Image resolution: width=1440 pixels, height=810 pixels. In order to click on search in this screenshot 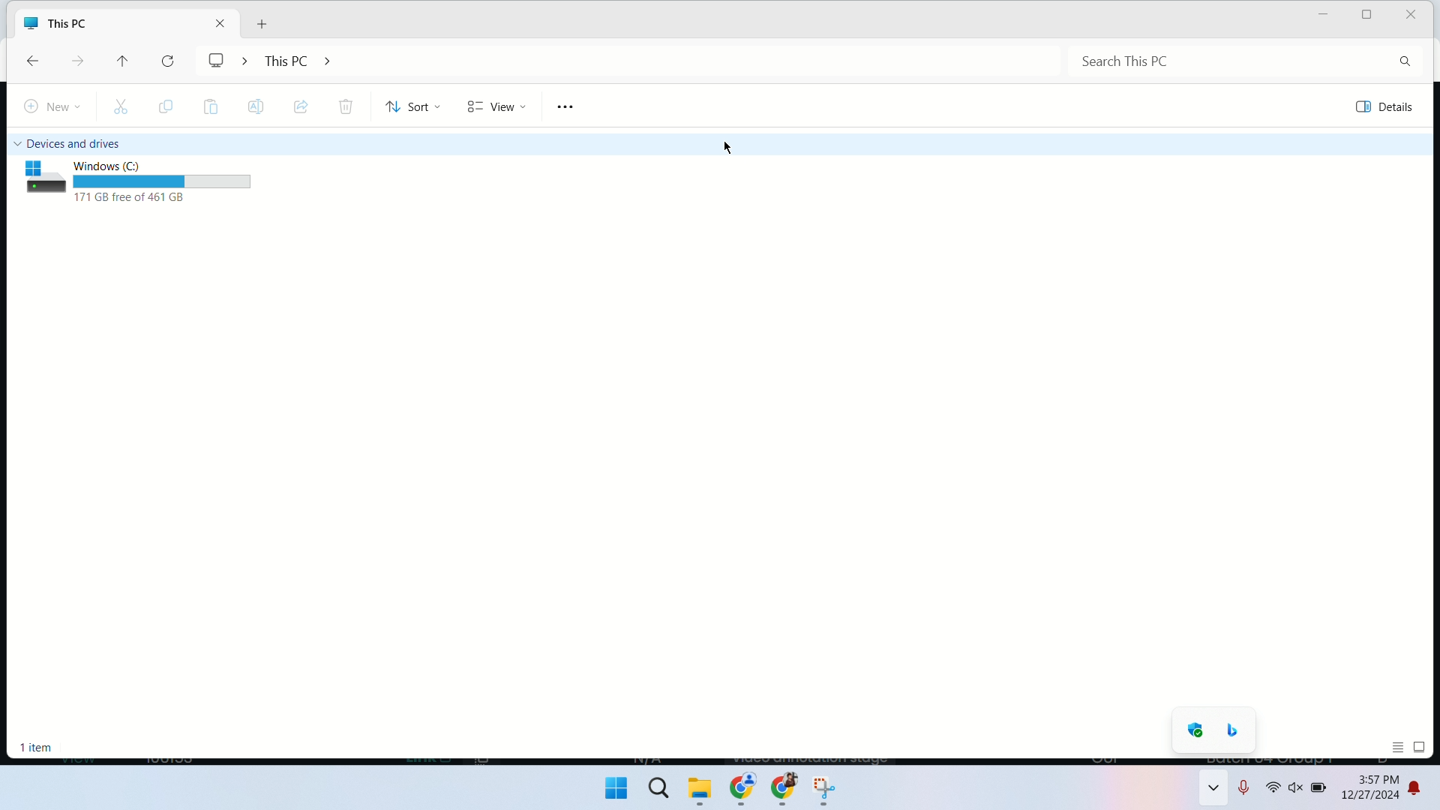, I will do `click(656, 789)`.